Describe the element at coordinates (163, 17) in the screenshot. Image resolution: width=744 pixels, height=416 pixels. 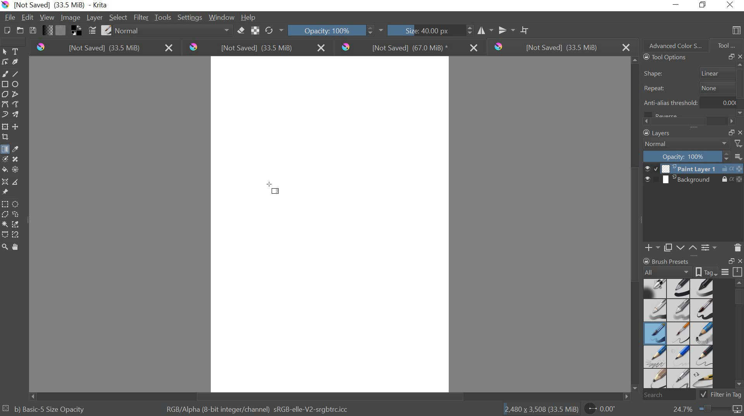
I see `TOOLS` at that location.